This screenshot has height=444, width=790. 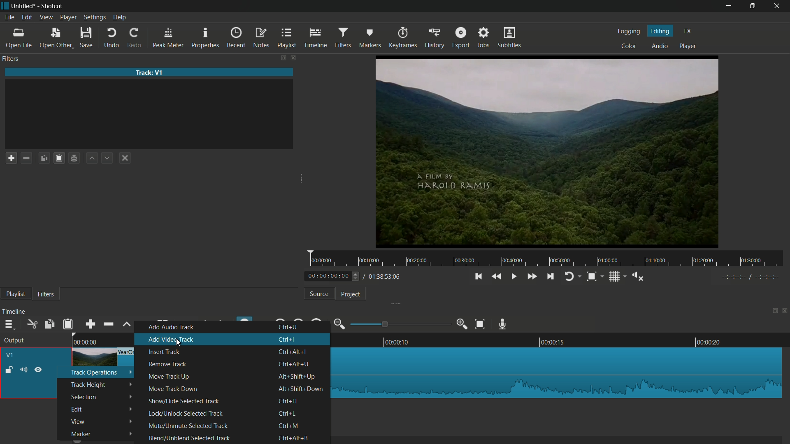 I want to click on filters, so click(x=48, y=294).